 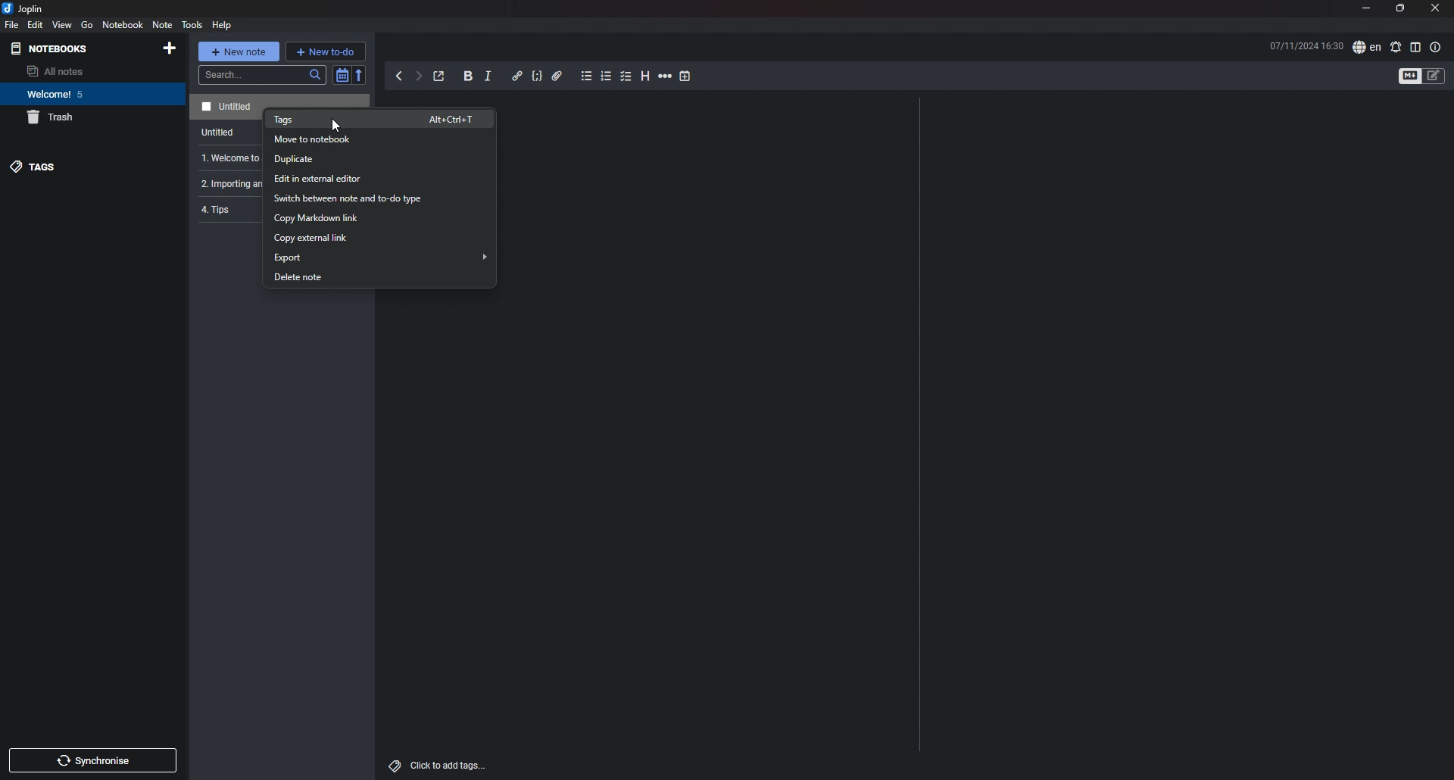 What do you see at coordinates (80, 118) in the screenshot?
I see `trash` at bounding box center [80, 118].